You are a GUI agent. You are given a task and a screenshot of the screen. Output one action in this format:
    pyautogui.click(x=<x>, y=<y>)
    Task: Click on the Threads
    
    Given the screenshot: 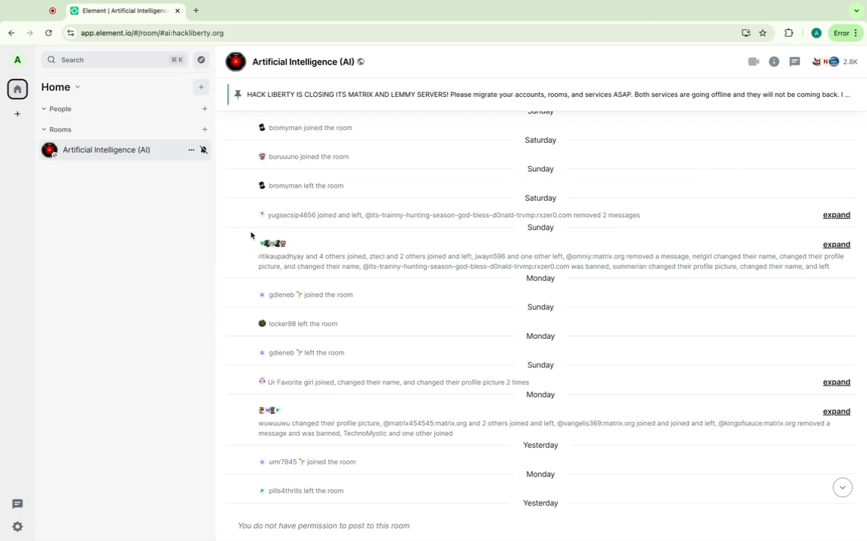 What is the action you would take?
    pyautogui.click(x=17, y=504)
    